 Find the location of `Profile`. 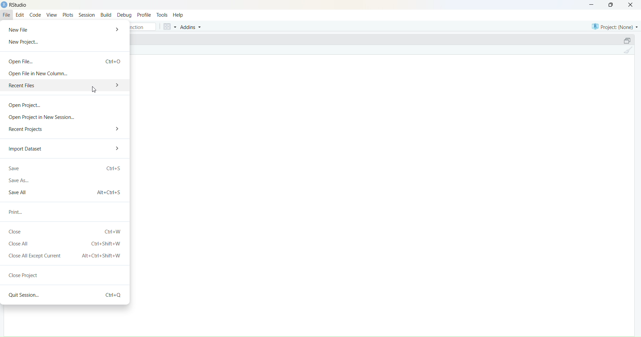

Profile is located at coordinates (144, 15).